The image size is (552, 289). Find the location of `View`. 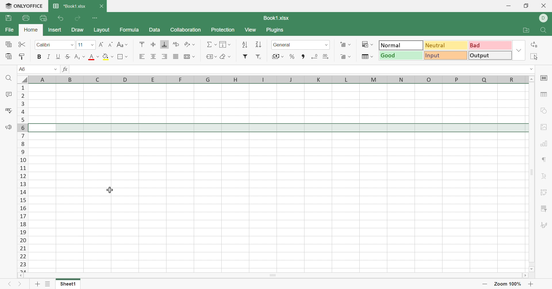

View is located at coordinates (251, 28).